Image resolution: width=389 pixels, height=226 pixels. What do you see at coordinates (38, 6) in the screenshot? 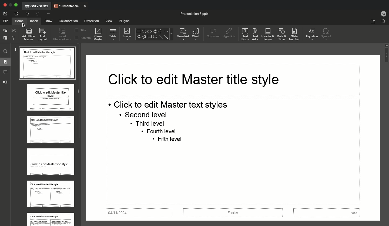
I see `OnlyOffice` at bounding box center [38, 6].